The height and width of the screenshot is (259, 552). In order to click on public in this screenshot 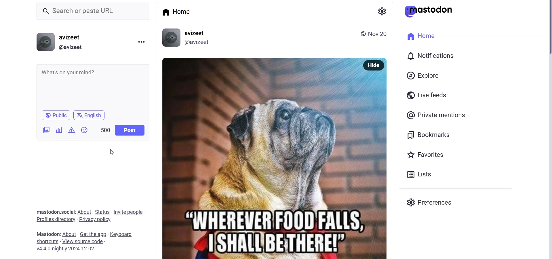, I will do `click(361, 33)`.